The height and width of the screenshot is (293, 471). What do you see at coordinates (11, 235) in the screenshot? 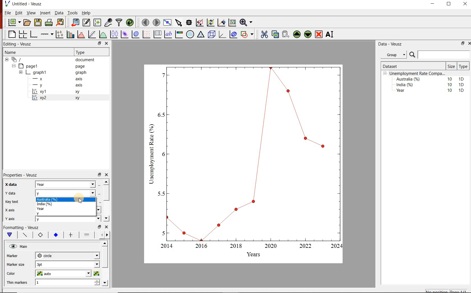
I see `main` at bounding box center [11, 235].